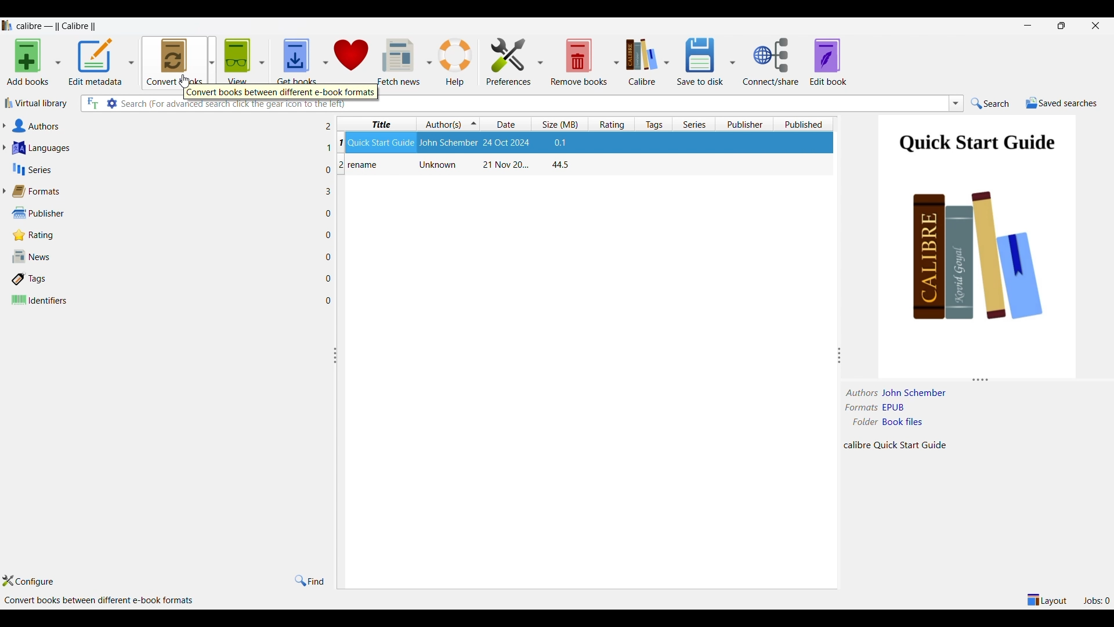 The width and height of the screenshot is (1114, 627). What do you see at coordinates (26, 63) in the screenshot?
I see `Add books` at bounding box center [26, 63].